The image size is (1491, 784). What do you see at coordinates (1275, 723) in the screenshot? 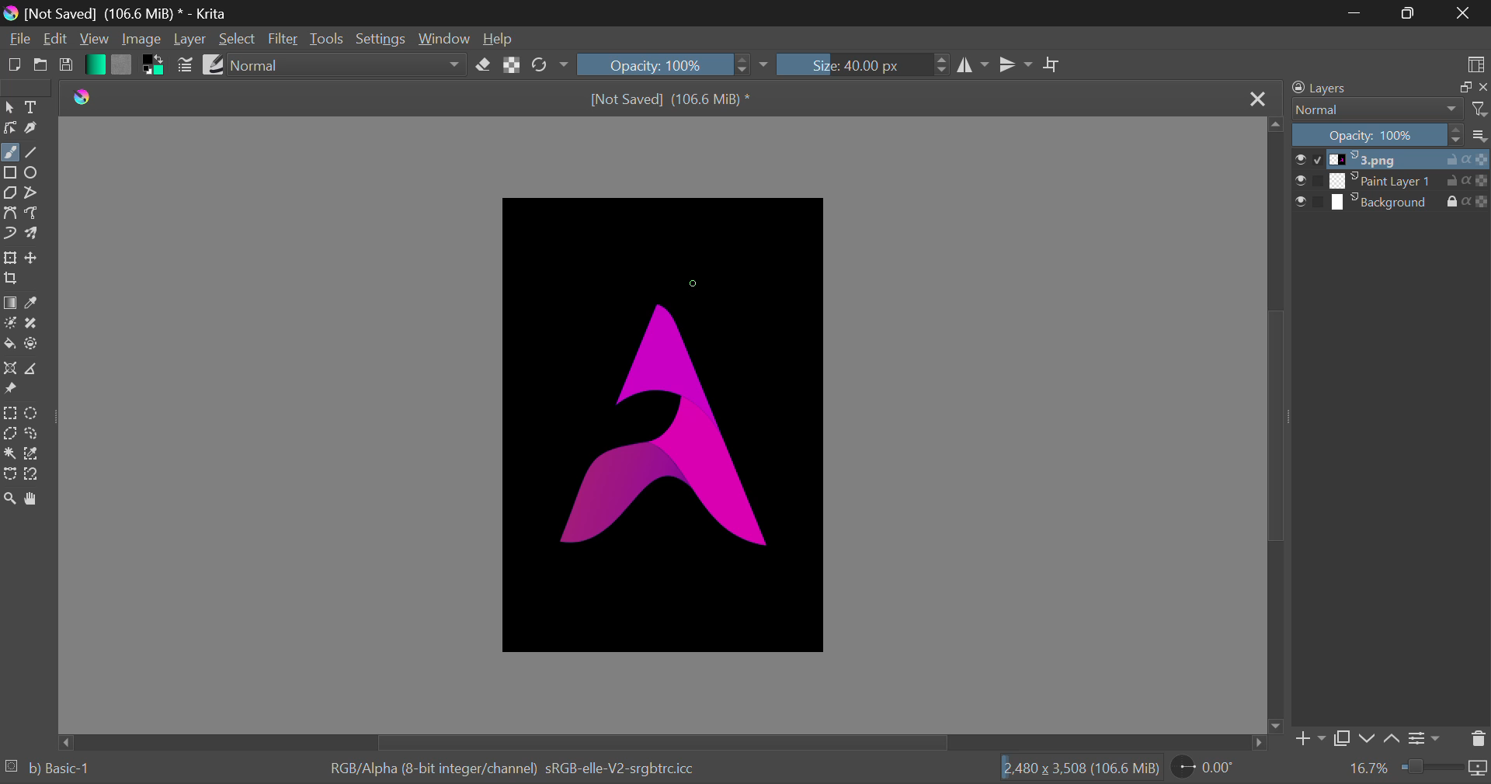
I see `move down` at bounding box center [1275, 723].